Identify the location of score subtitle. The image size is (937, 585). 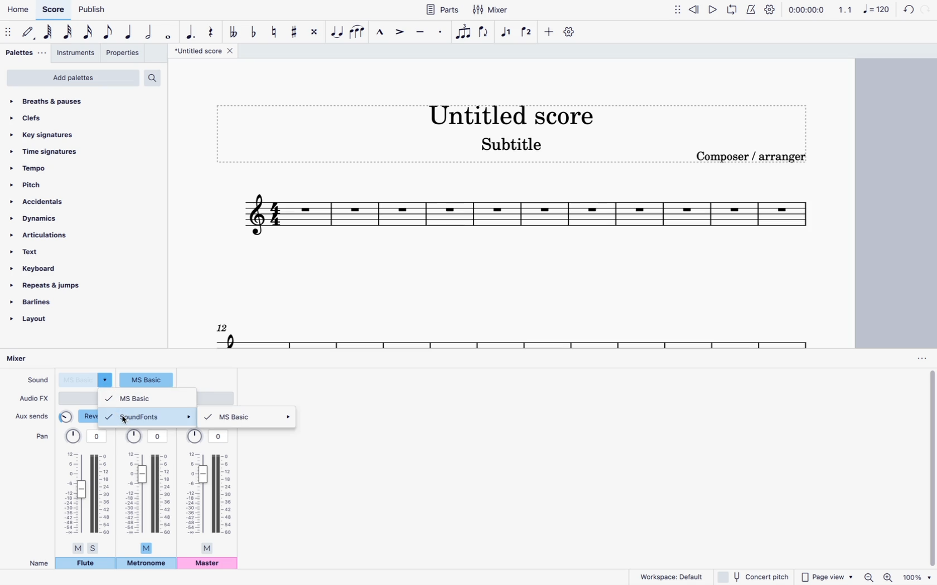
(512, 147).